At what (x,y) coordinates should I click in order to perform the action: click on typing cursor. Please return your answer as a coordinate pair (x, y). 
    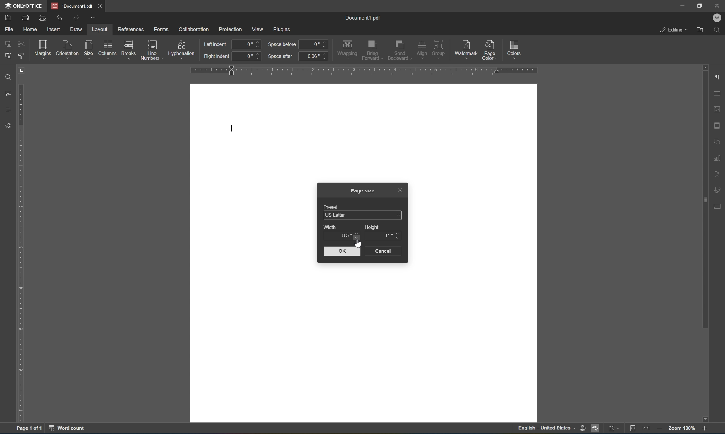
    Looking at the image, I should click on (233, 128).